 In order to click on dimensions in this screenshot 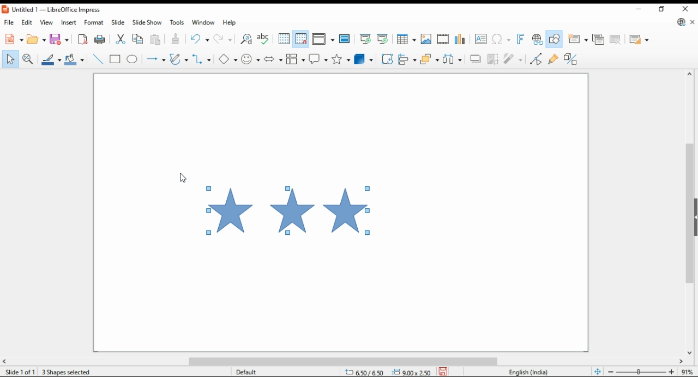, I will do `click(387, 371)`.